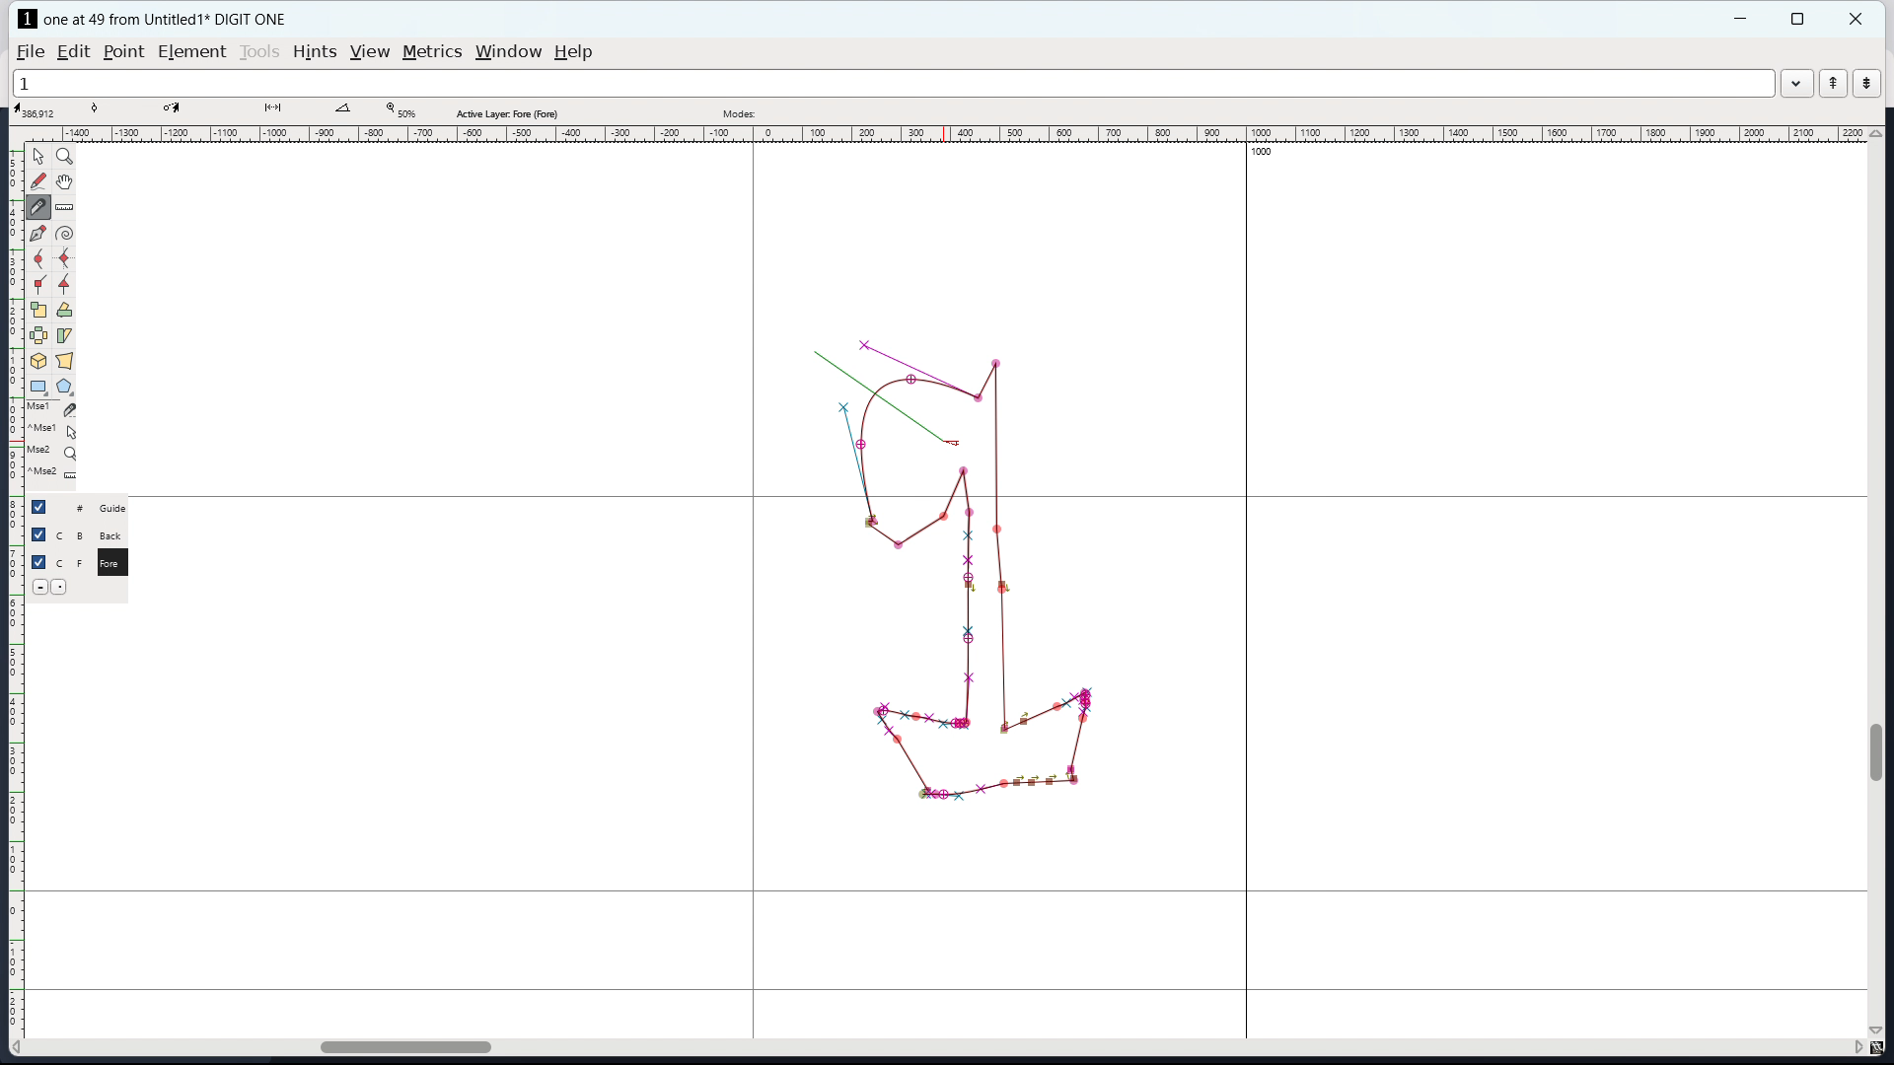  What do you see at coordinates (118, 508) in the screenshot?
I see `guide` at bounding box center [118, 508].